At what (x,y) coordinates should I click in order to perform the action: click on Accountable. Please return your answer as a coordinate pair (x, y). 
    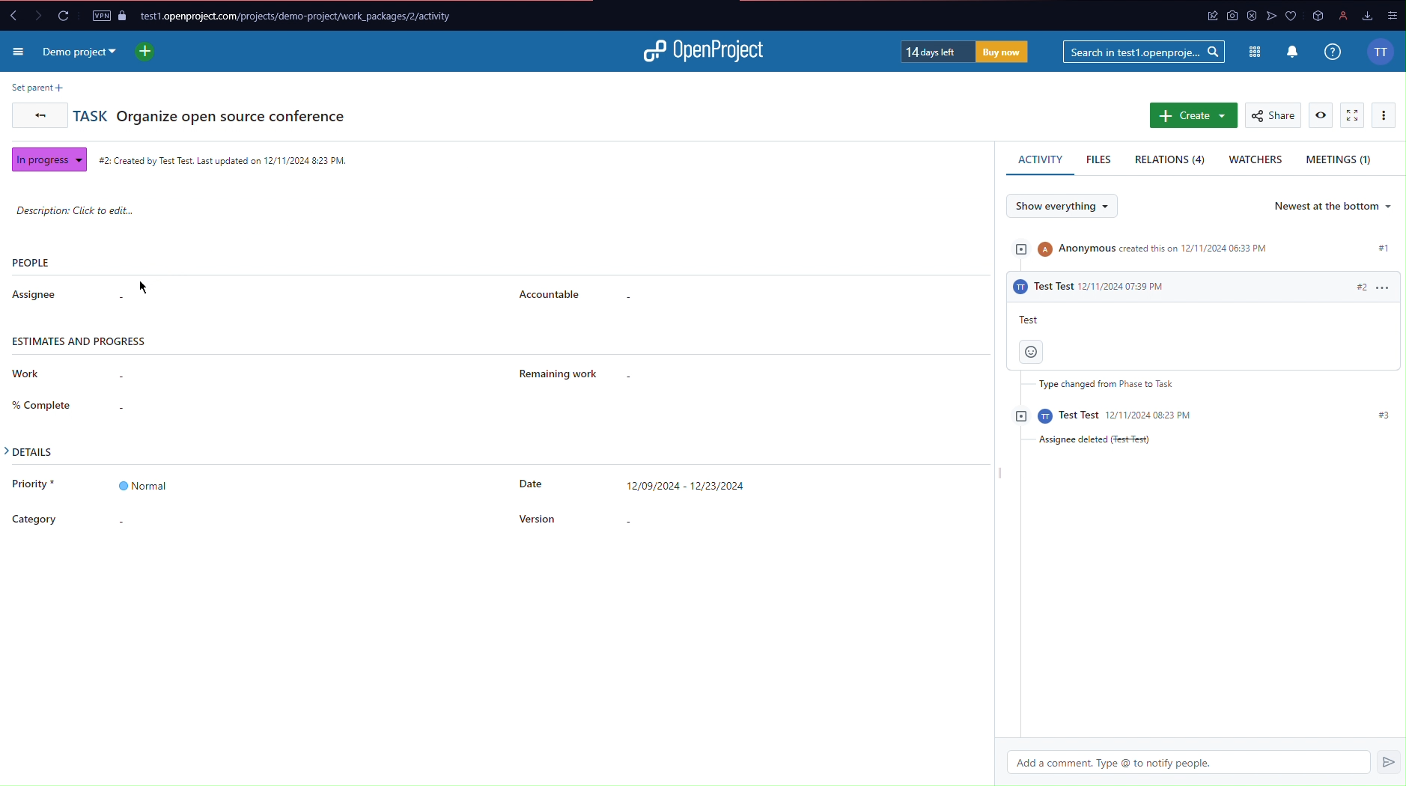
    Looking at the image, I should click on (553, 294).